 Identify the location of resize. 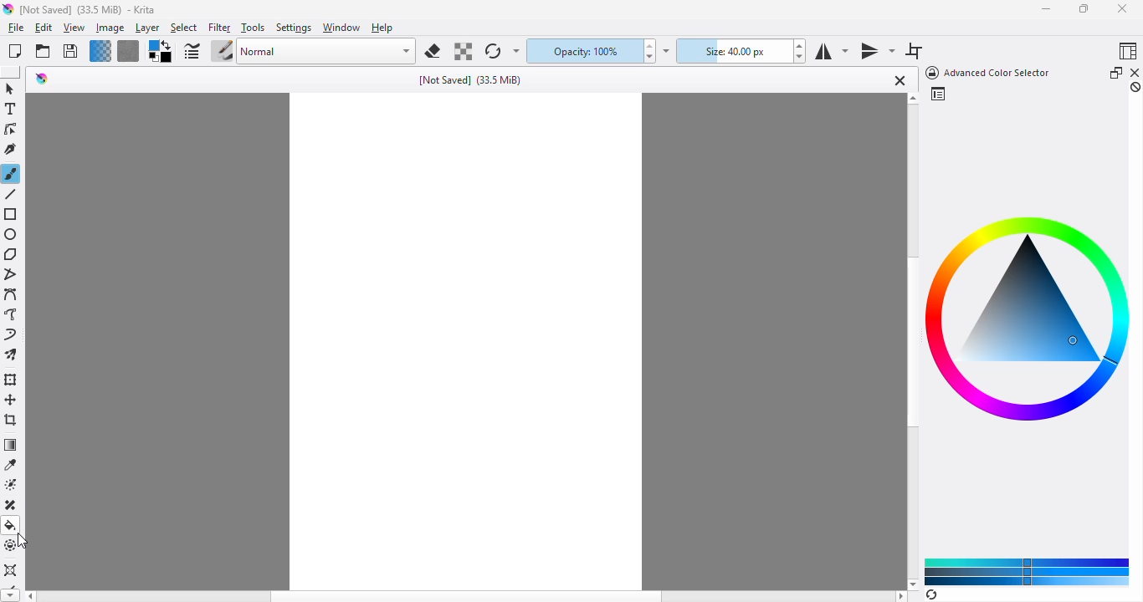
(1083, 8).